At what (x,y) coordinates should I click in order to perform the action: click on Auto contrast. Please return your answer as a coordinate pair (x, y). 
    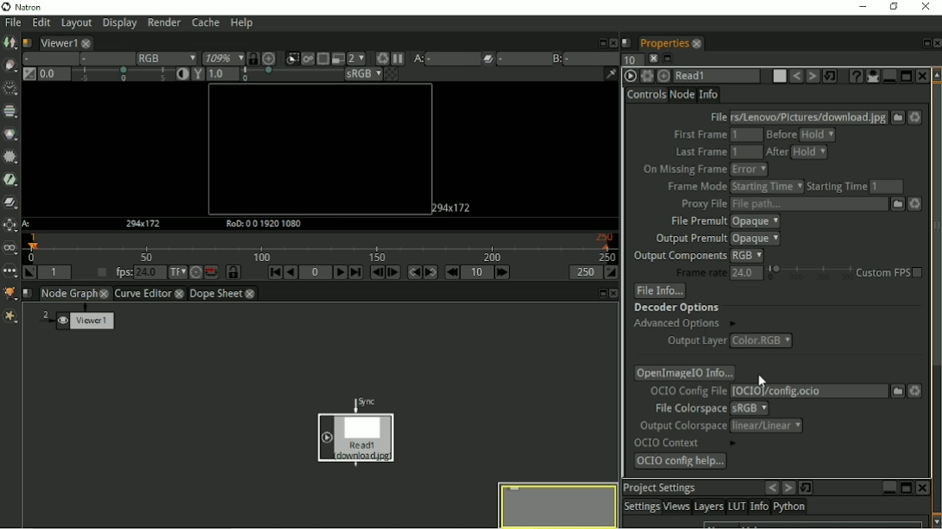
    Looking at the image, I should click on (179, 75).